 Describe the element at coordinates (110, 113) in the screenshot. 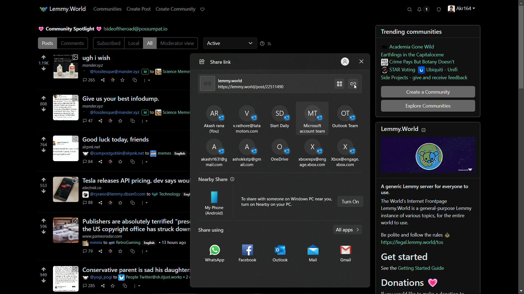

I see `@fossilesque@mander.xyz` at that location.